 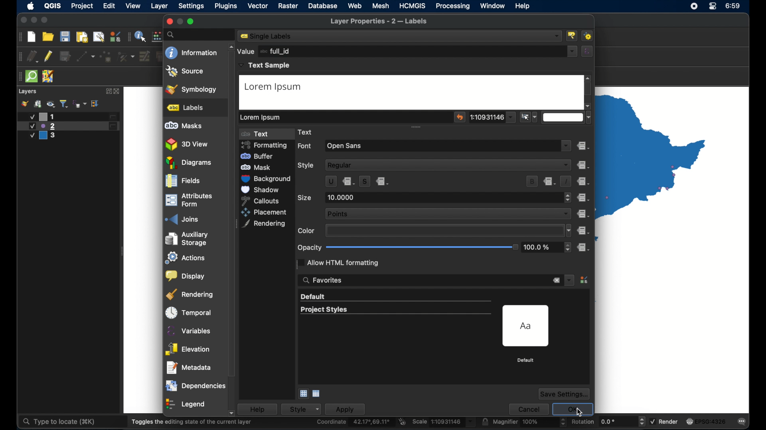 I want to click on remove, so click(x=556, y=281).